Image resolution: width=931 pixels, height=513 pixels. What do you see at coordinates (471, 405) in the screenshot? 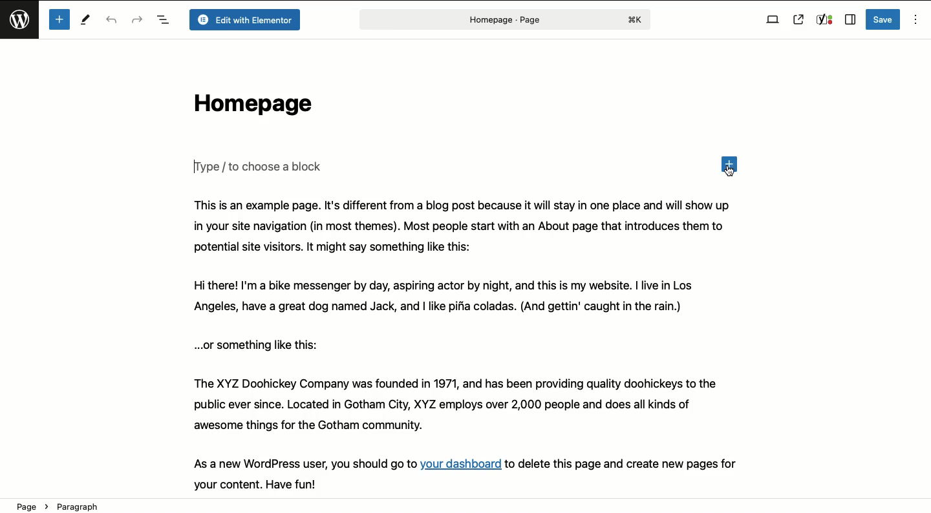
I see `The XYZ Doohickey Company was founded in 1971, and has been providing quality doohickeys to the
public ever since. Located in Gotham City, XYZ employs over 2,000 people and does all kinds of
awesome things for the Gotham community.` at bounding box center [471, 405].